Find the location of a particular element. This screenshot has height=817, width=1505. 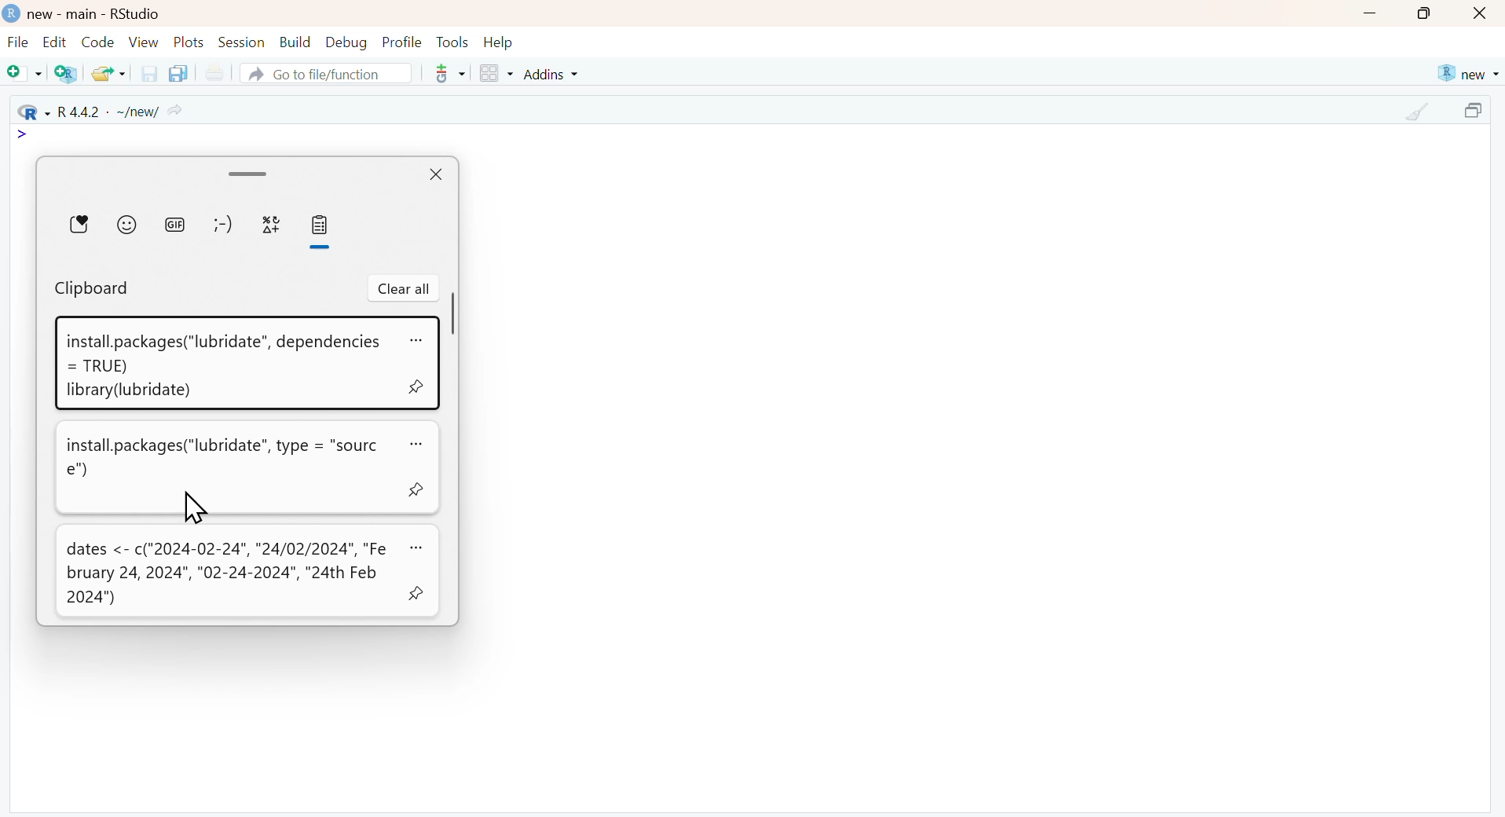

Create a project is located at coordinates (68, 73).